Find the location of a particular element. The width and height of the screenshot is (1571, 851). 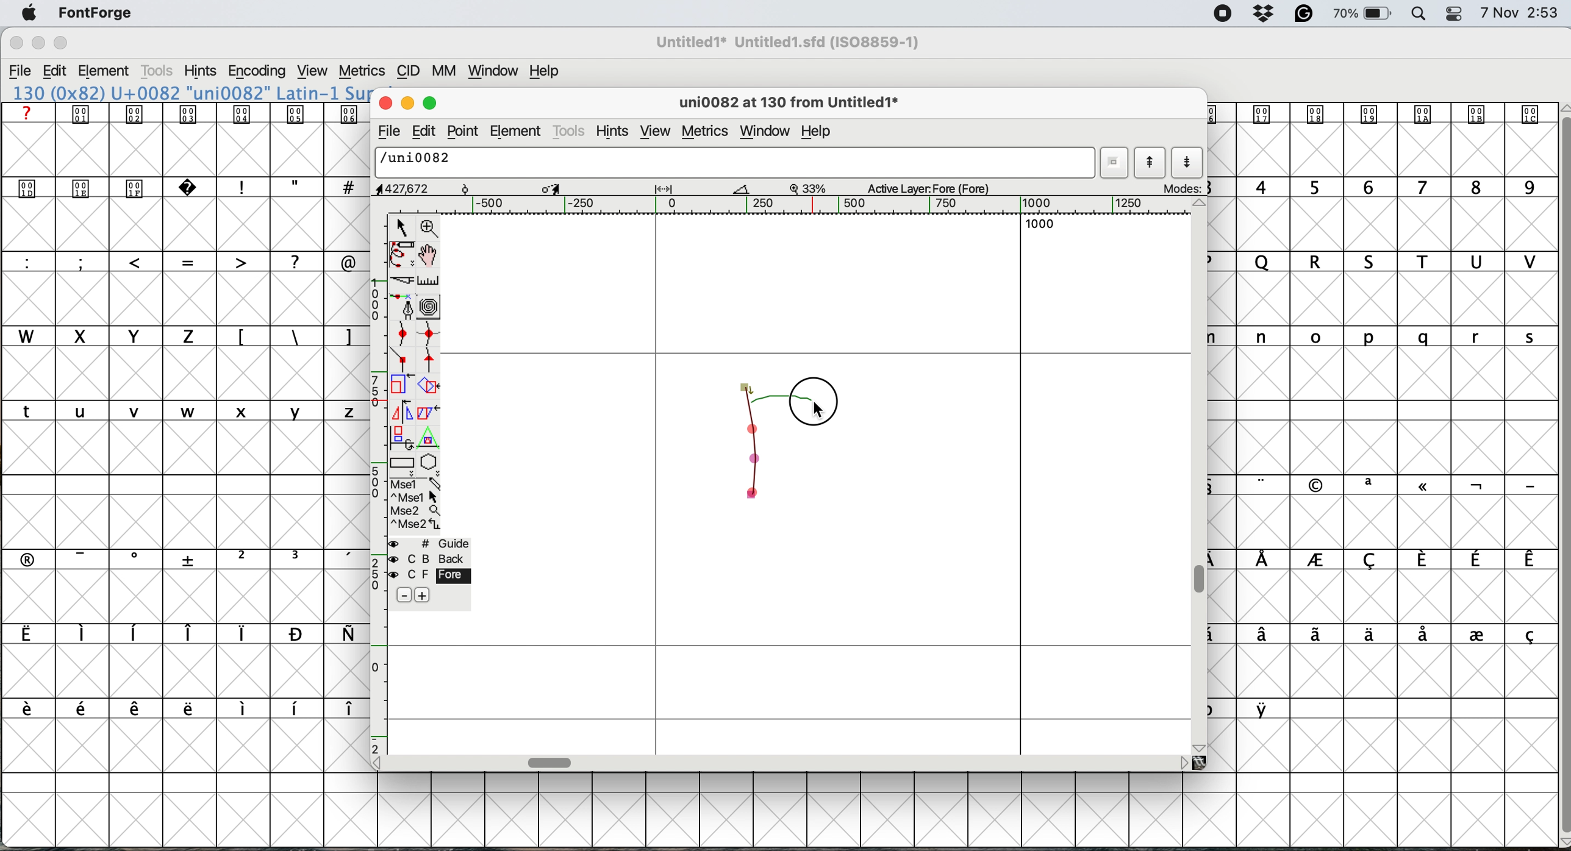

special characters is located at coordinates (1382, 561).